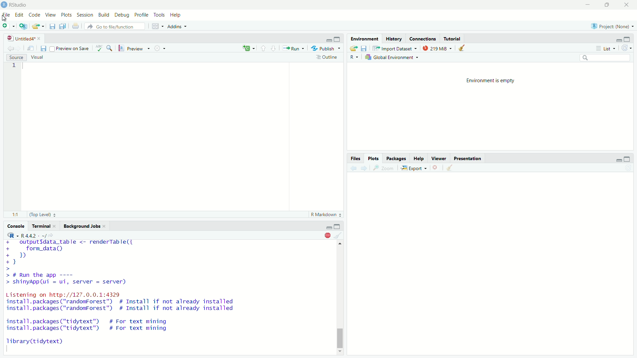 This screenshot has width=637, height=358. What do you see at coordinates (13, 235) in the screenshot?
I see `Currently language used - R` at bounding box center [13, 235].